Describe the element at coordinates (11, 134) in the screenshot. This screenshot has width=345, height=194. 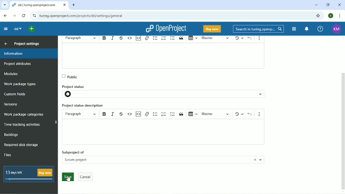
I see `Backlogs` at that location.